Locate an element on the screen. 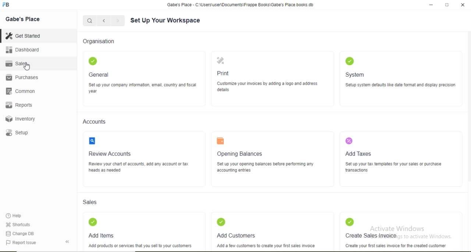 This screenshot has height=252, width=471. ‘Customgze your invoices by adding a logo and address
detais is located at coordinates (267, 87).